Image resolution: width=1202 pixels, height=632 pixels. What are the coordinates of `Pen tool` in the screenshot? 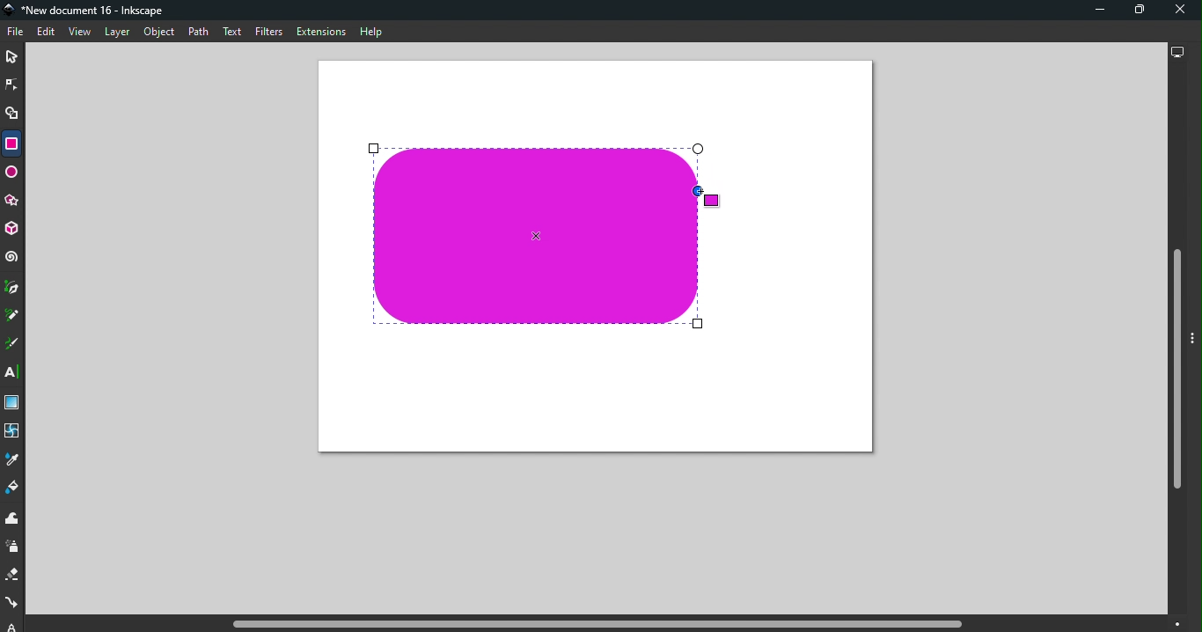 It's located at (13, 288).